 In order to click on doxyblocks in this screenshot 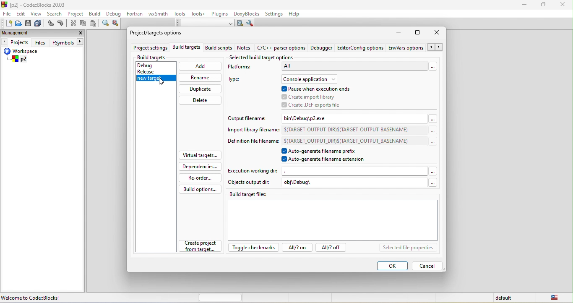, I will do `click(248, 13)`.